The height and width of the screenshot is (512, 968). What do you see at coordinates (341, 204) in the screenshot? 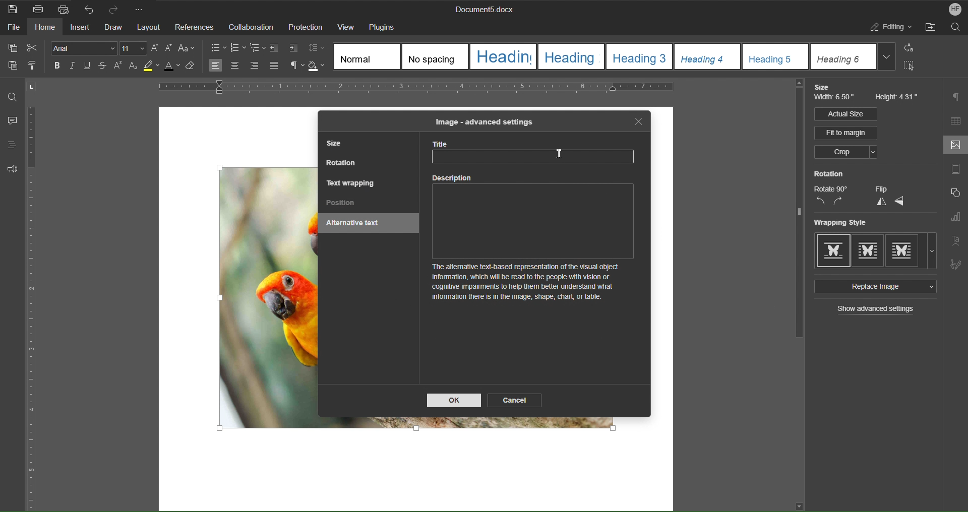
I see `Position` at bounding box center [341, 204].